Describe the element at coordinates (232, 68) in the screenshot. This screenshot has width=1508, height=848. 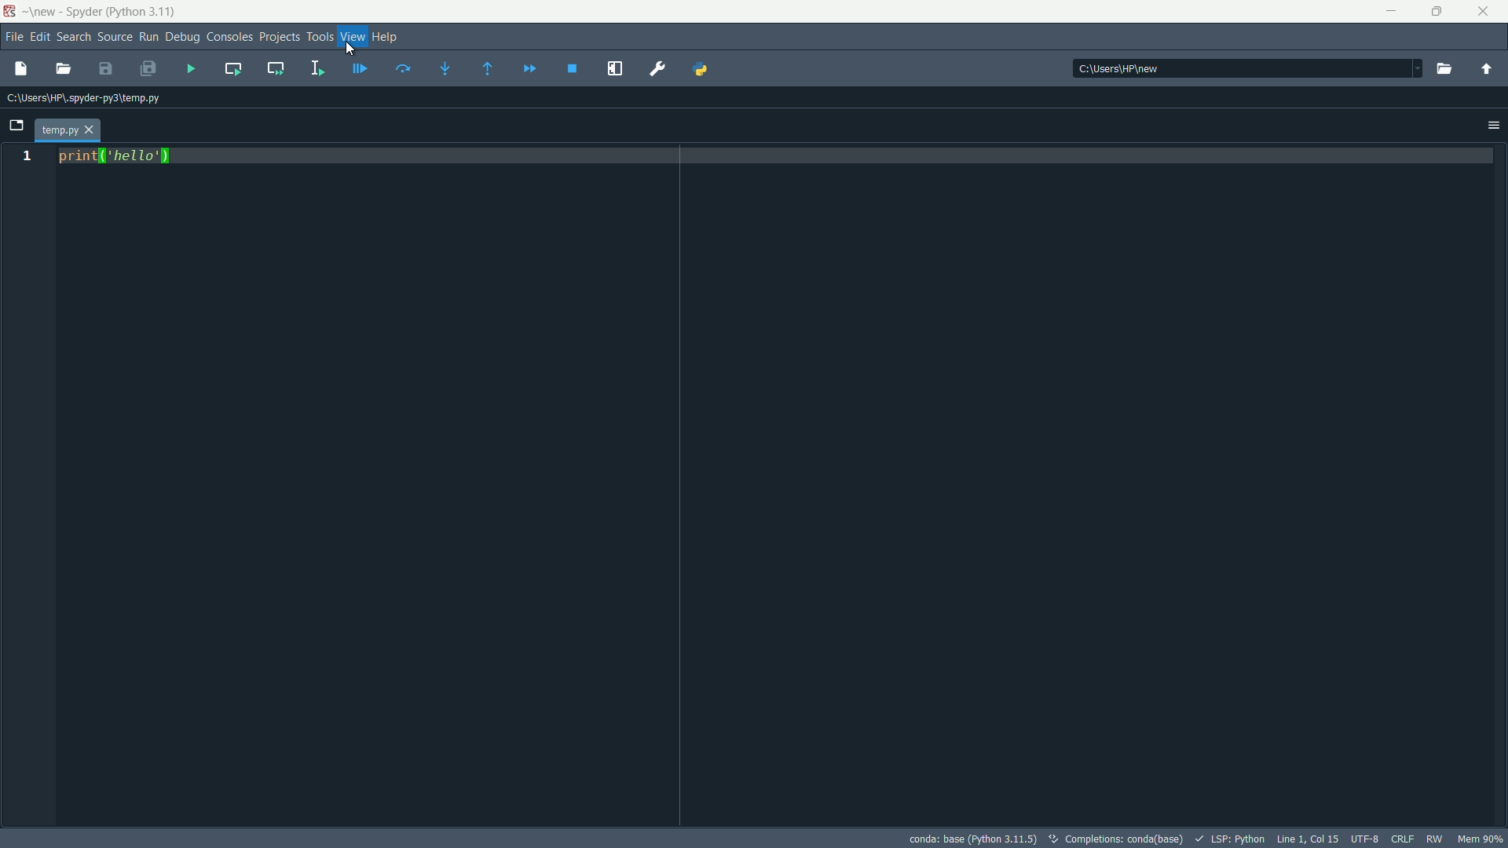
I see `run current cell` at that location.